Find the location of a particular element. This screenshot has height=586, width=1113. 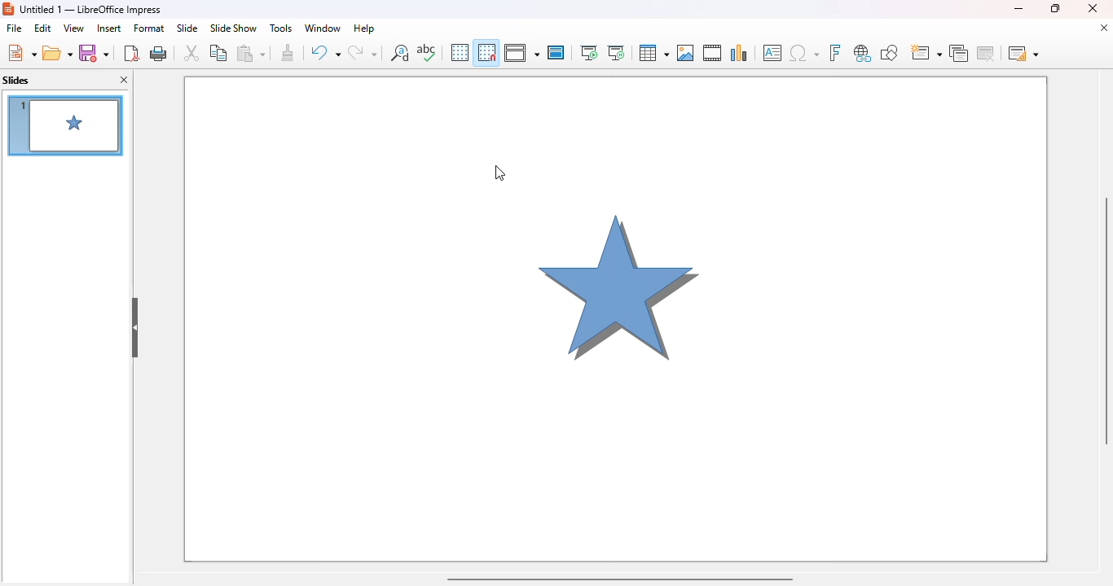

display views is located at coordinates (521, 52).